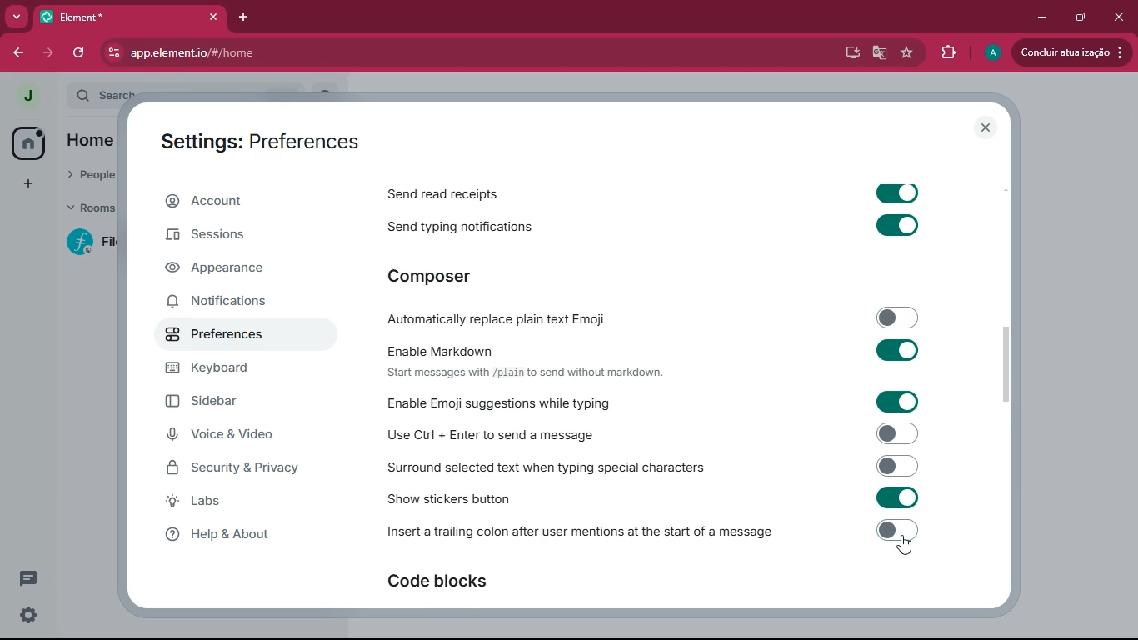 This screenshot has height=640, width=1138. What do you see at coordinates (265, 140) in the screenshot?
I see `Settings: Preferences` at bounding box center [265, 140].